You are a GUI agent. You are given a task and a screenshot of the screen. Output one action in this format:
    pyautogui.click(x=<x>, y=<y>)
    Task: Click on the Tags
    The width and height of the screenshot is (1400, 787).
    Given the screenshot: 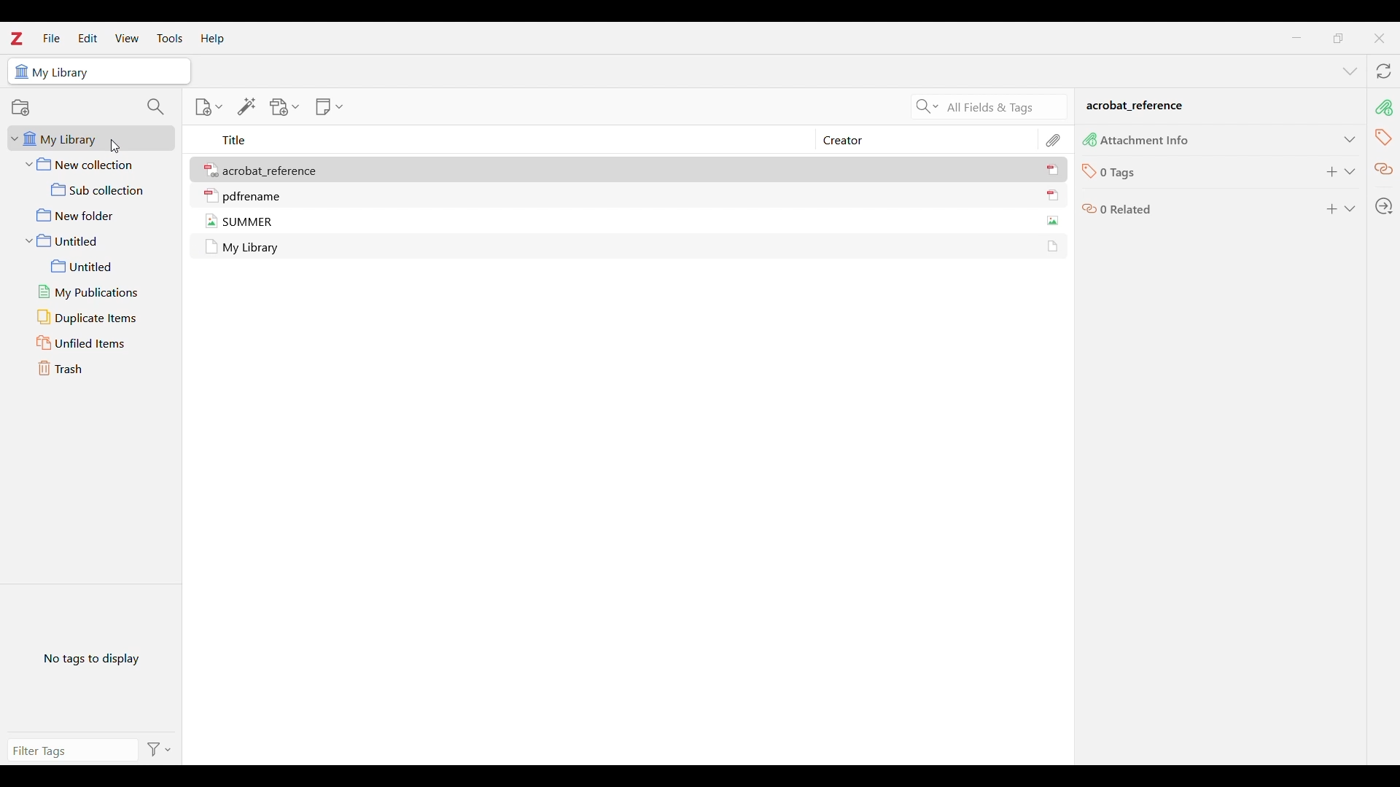 What is the action you would take?
    pyautogui.click(x=1381, y=137)
    